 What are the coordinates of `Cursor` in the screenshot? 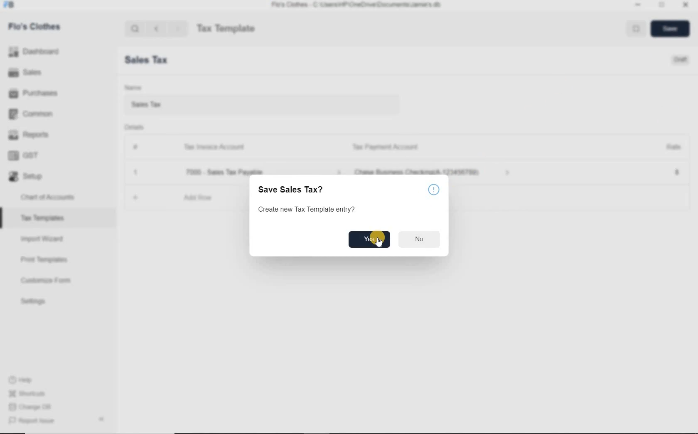 It's located at (379, 243).